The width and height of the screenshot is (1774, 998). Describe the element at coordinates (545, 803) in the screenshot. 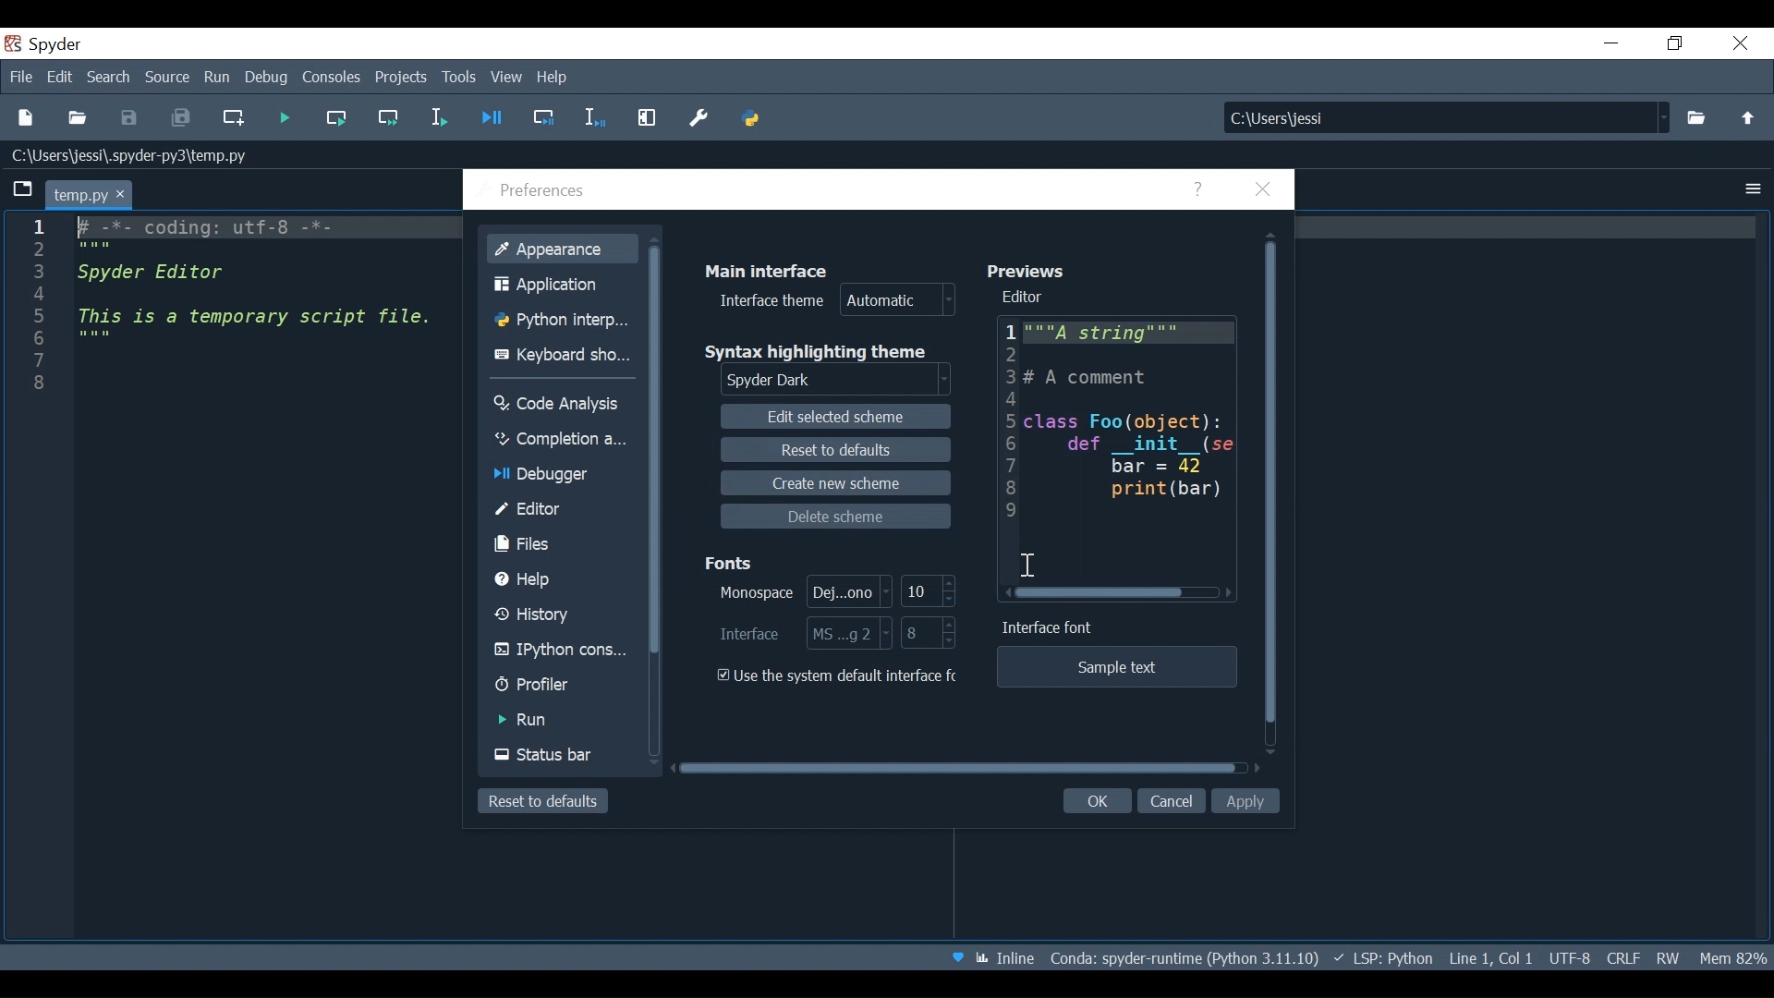

I see `Reset to defaults` at that location.